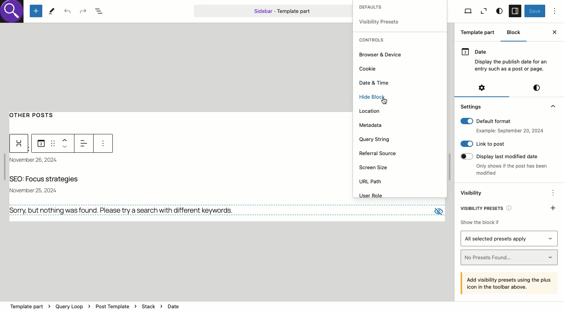  What do you see at coordinates (52, 143) in the screenshot?
I see `Draf` at bounding box center [52, 143].